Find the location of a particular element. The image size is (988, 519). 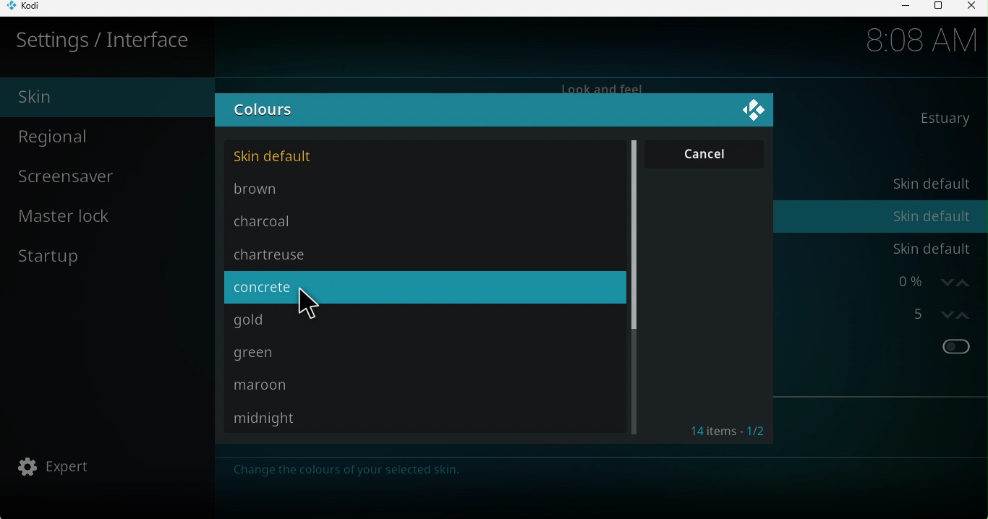

cursor is located at coordinates (306, 304).